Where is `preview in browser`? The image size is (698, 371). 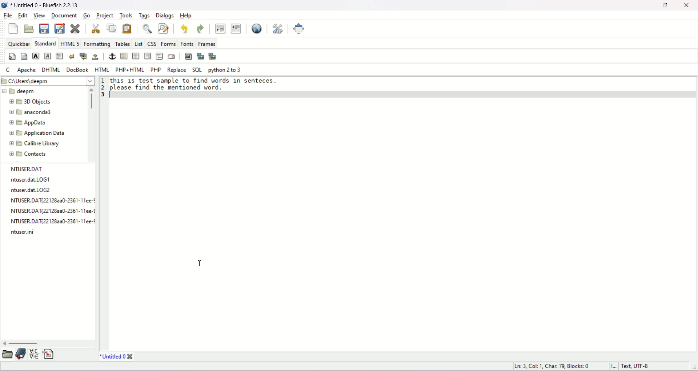 preview in browser is located at coordinates (256, 28).